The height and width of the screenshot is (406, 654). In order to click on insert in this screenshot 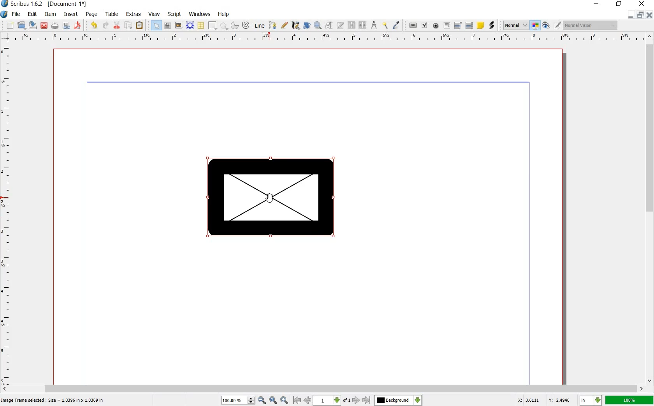, I will do `click(71, 15)`.